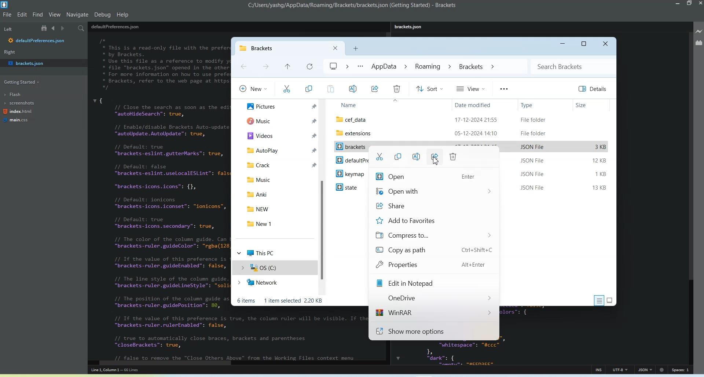  What do you see at coordinates (503, 89) in the screenshot?
I see `More` at bounding box center [503, 89].